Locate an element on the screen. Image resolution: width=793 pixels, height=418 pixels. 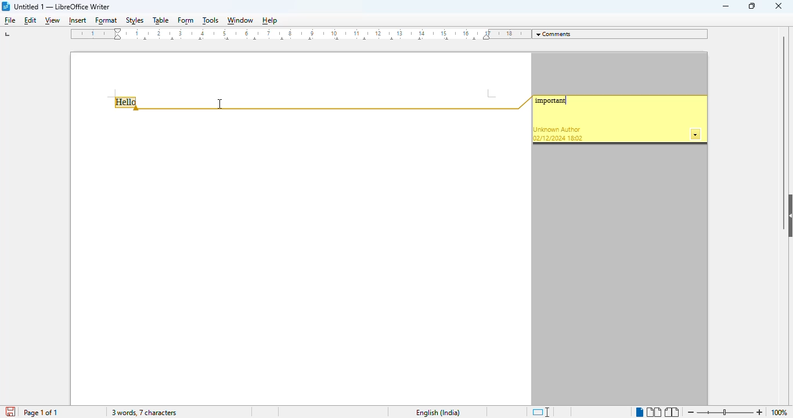
workspace is located at coordinates (299, 73).